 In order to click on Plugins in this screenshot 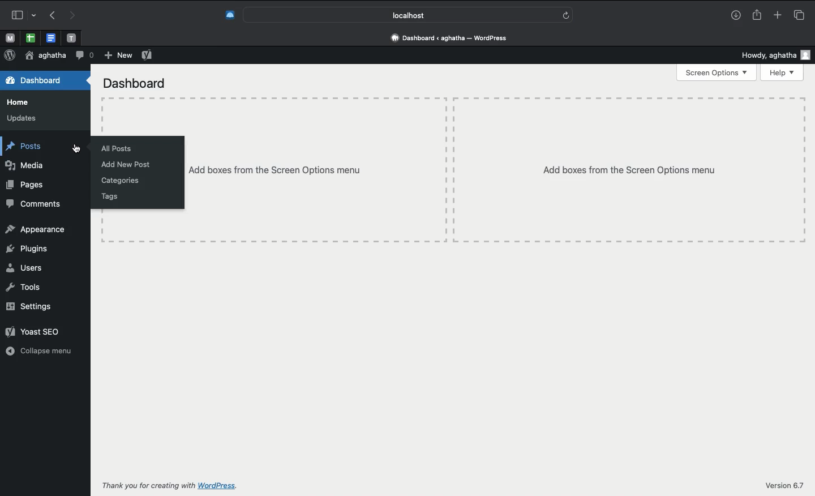, I will do `click(27, 249)`.